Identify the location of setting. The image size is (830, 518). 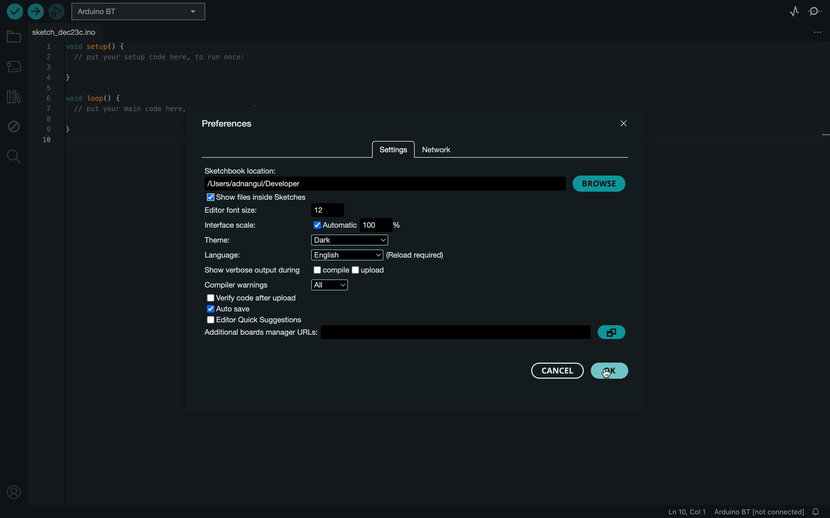
(394, 150).